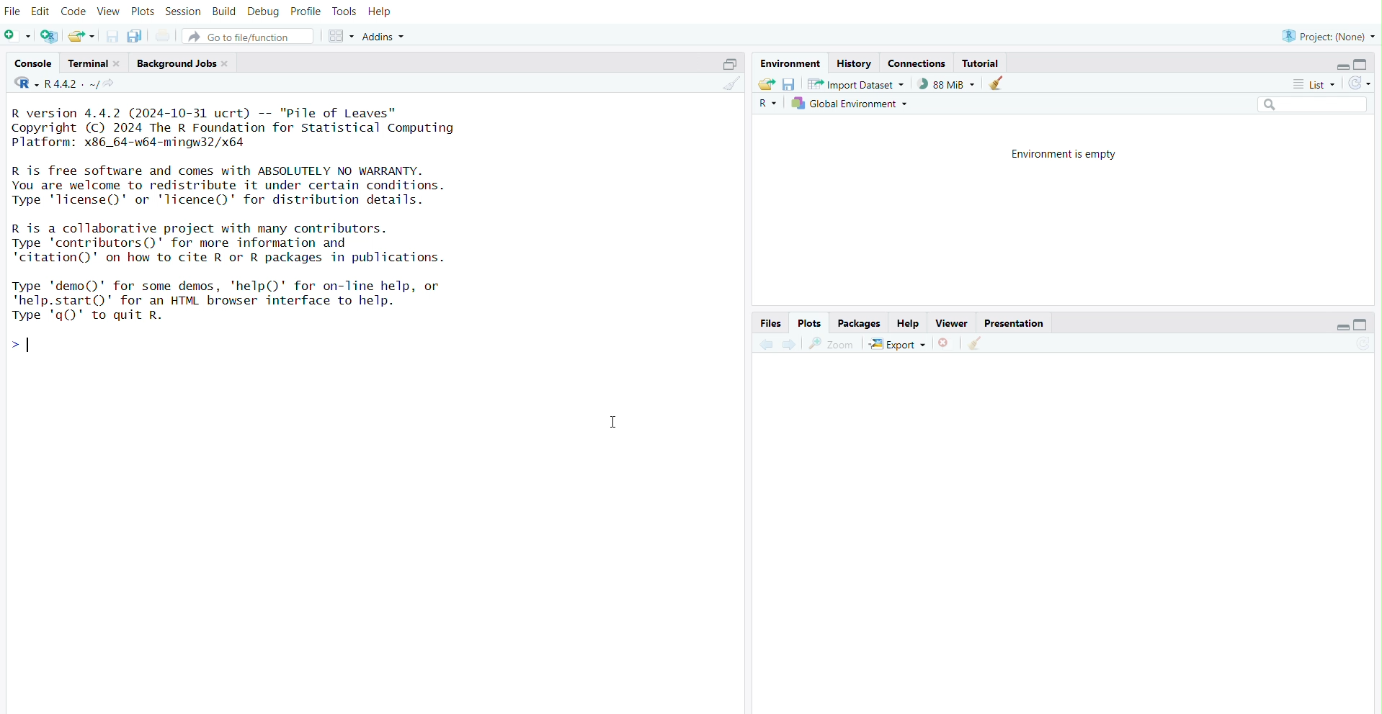 This screenshot has height=714, width=1382. What do you see at coordinates (264, 185) in the screenshot?
I see `Details of R and its license` at bounding box center [264, 185].